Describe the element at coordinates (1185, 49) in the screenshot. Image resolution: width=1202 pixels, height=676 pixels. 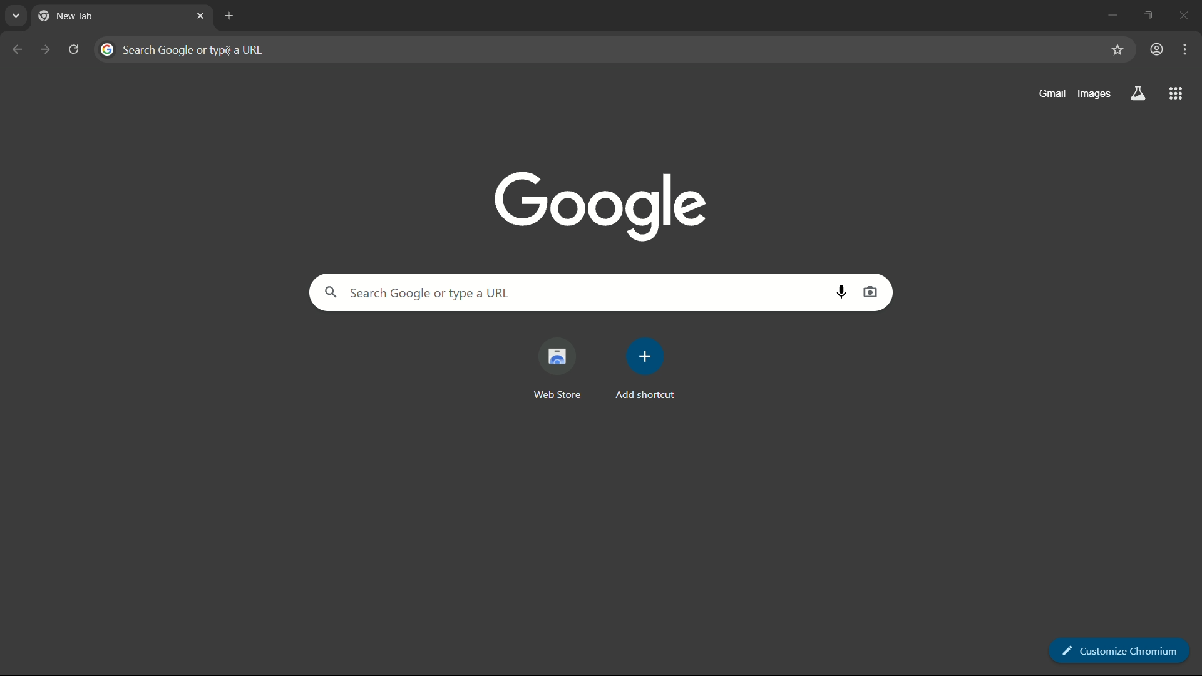
I see `customize chromium` at that location.